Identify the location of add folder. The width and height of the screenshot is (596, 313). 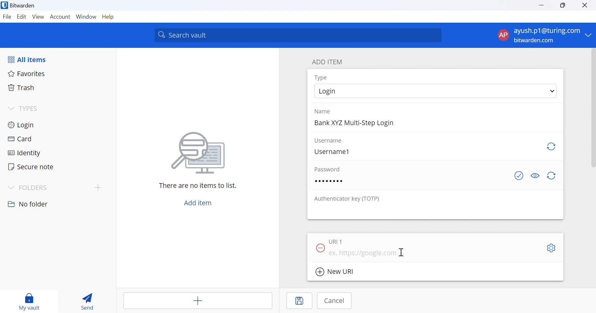
(99, 188).